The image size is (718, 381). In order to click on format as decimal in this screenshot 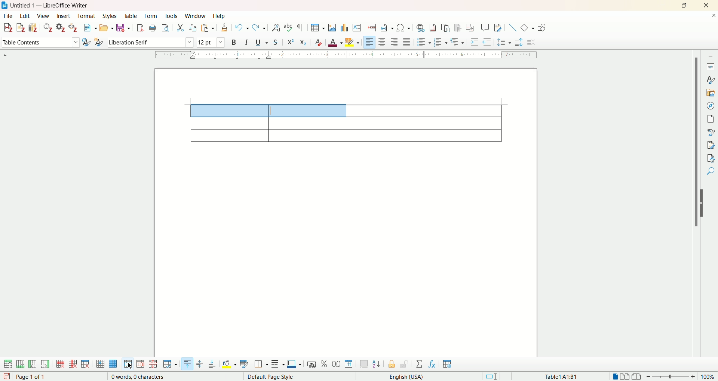, I will do `click(338, 364)`.